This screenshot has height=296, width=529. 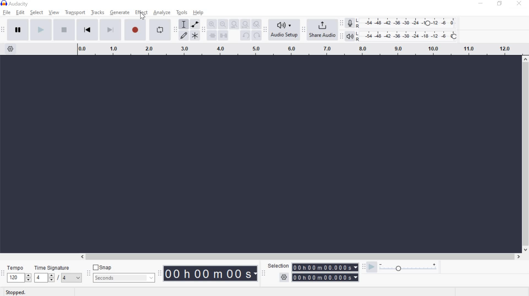 What do you see at coordinates (125, 278) in the screenshot?
I see `seconds` at bounding box center [125, 278].